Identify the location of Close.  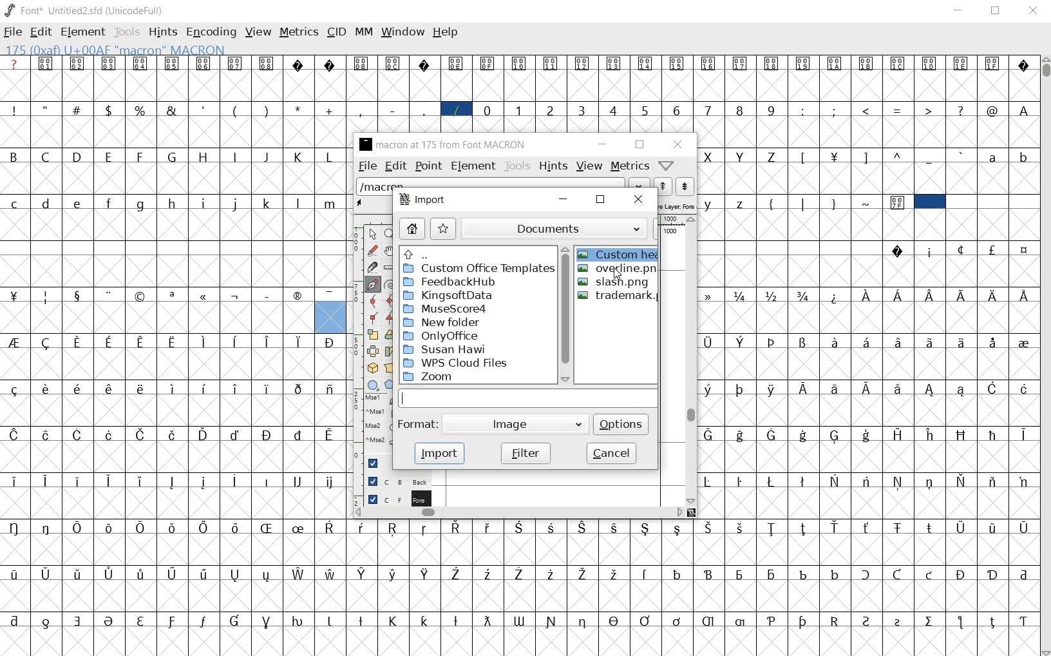
(1033, 11).